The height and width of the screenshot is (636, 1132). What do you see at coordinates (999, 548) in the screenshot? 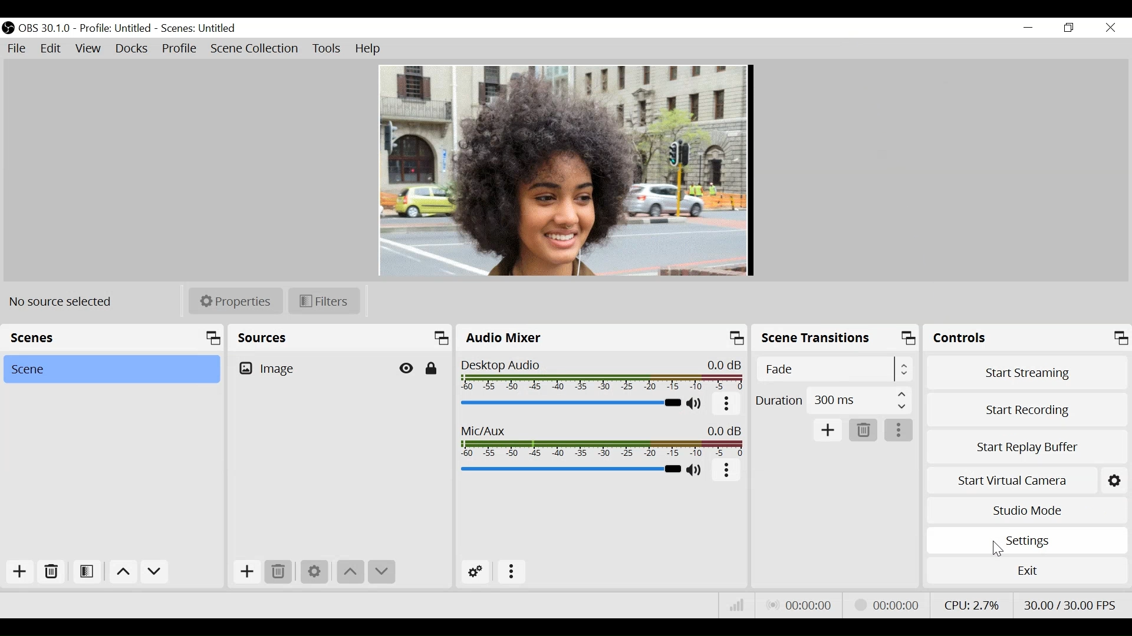
I see `Cursor` at bounding box center [999, 548].